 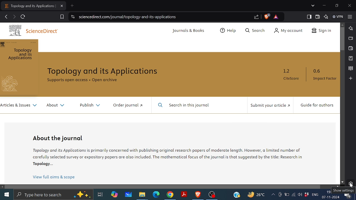 I want to click on view site information, so click(x=72, y=16).